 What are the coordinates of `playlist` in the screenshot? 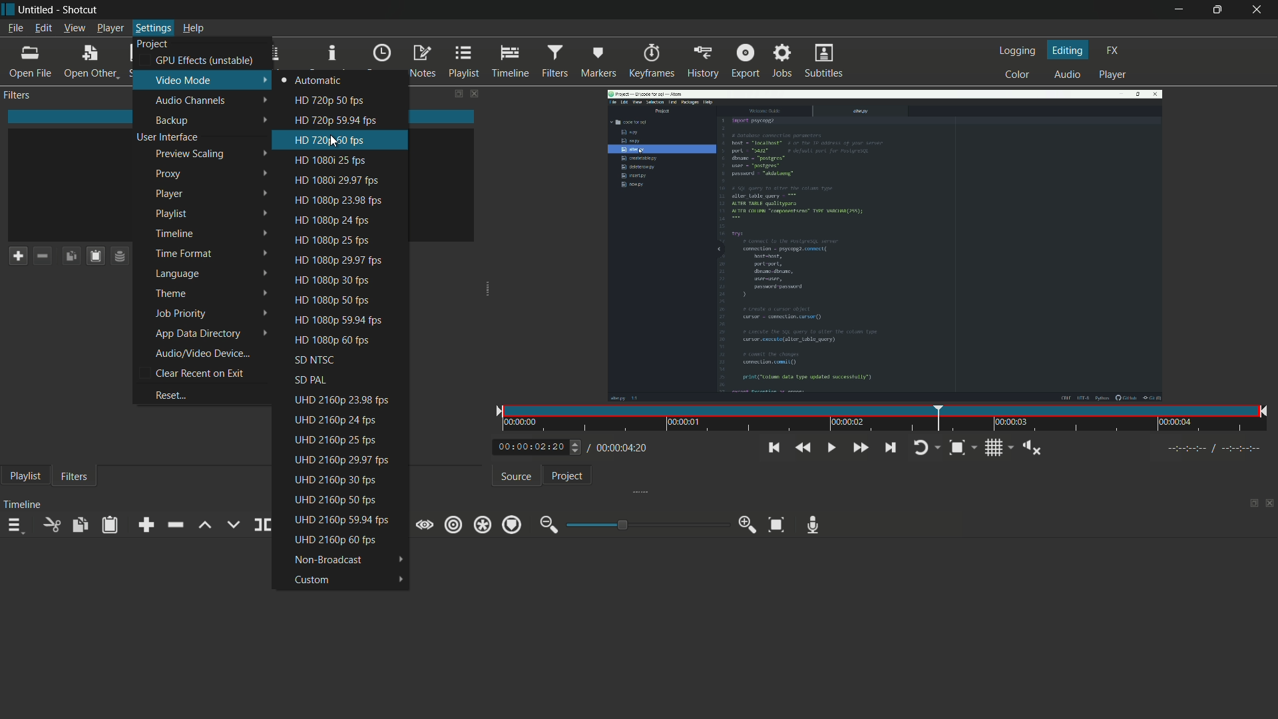 It's located at (23, 477).